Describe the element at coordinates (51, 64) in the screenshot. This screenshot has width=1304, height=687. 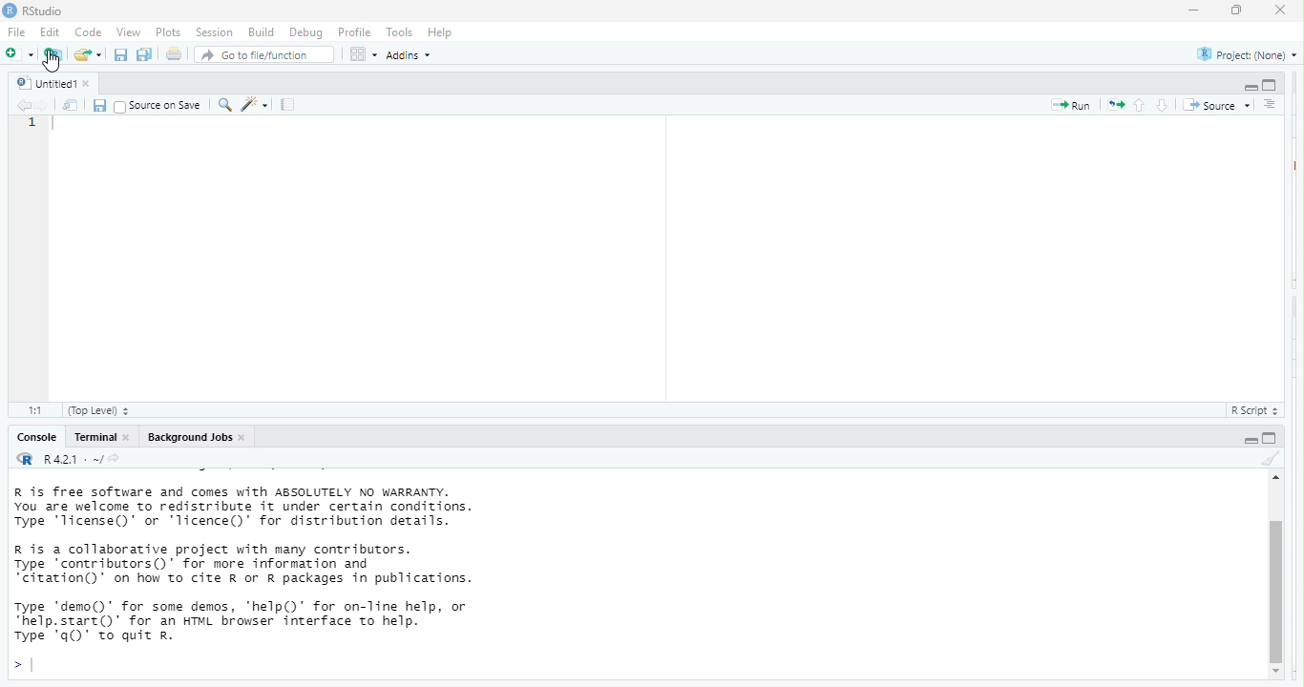
I see `cursor` at that location.